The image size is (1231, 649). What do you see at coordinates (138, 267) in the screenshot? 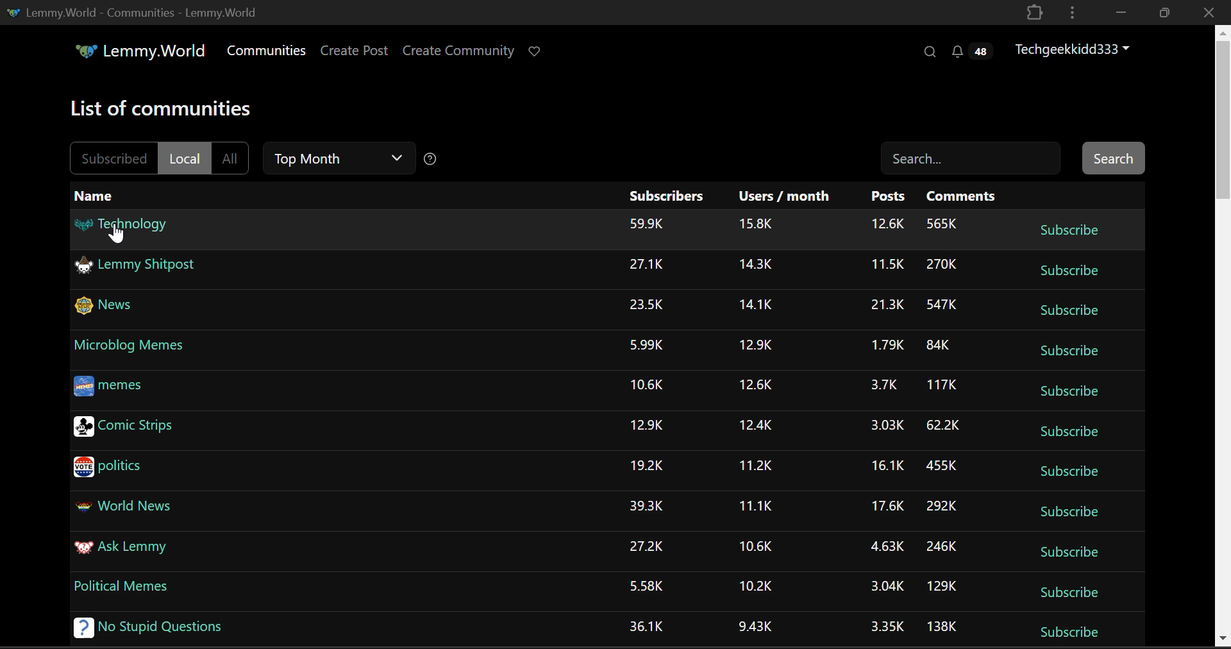
I see `Lemmy Shitpost` at bounding box center [138, 267].